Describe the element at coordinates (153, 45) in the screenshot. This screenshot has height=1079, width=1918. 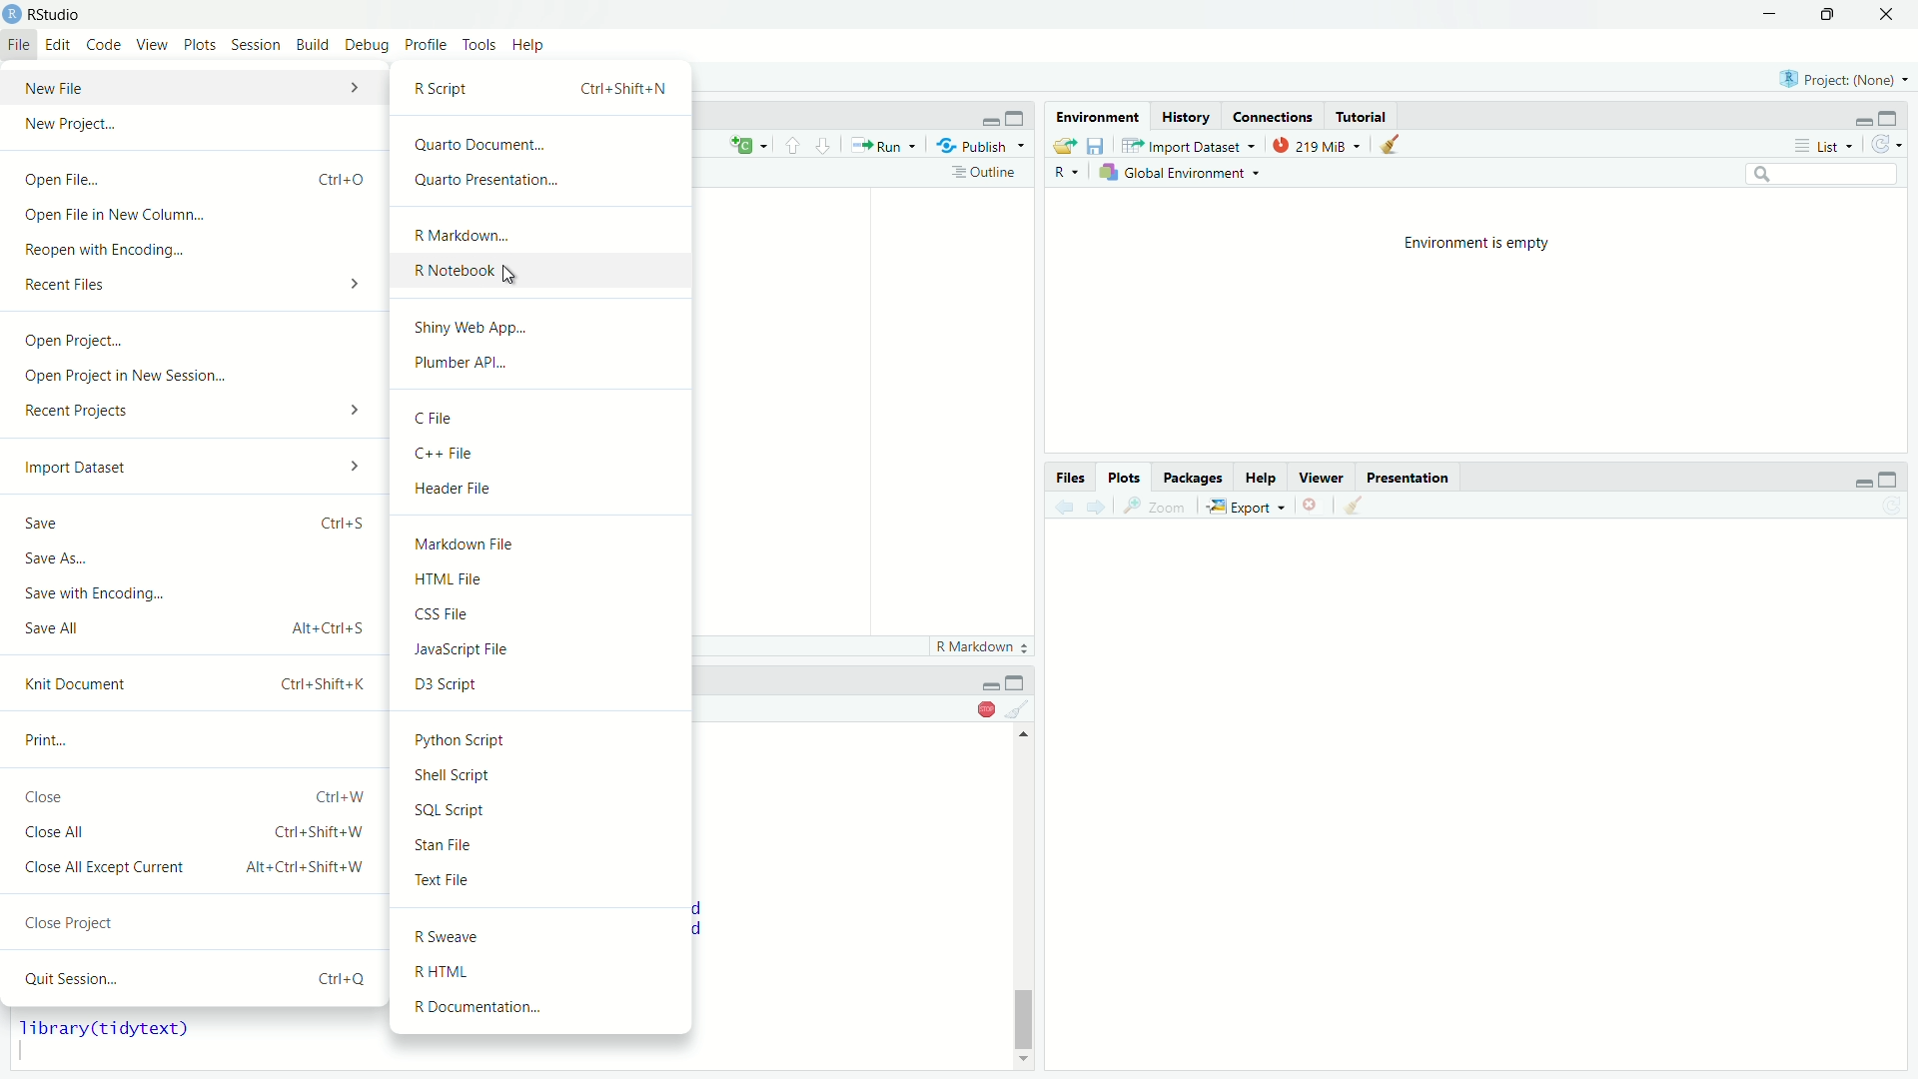
I see `View` at that location.